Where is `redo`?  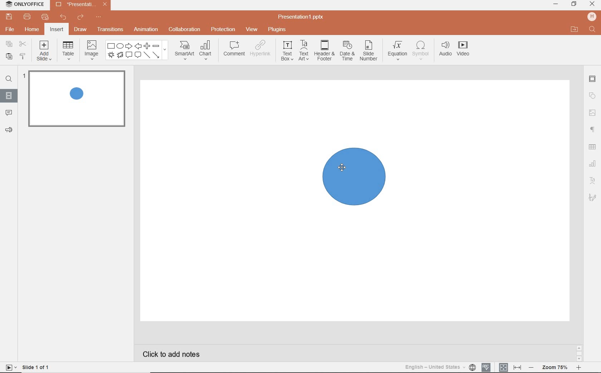 redo is located at coordinates (81, 17).